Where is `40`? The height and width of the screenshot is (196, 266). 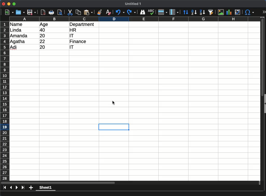
40 is located at coordinates (43, 30).